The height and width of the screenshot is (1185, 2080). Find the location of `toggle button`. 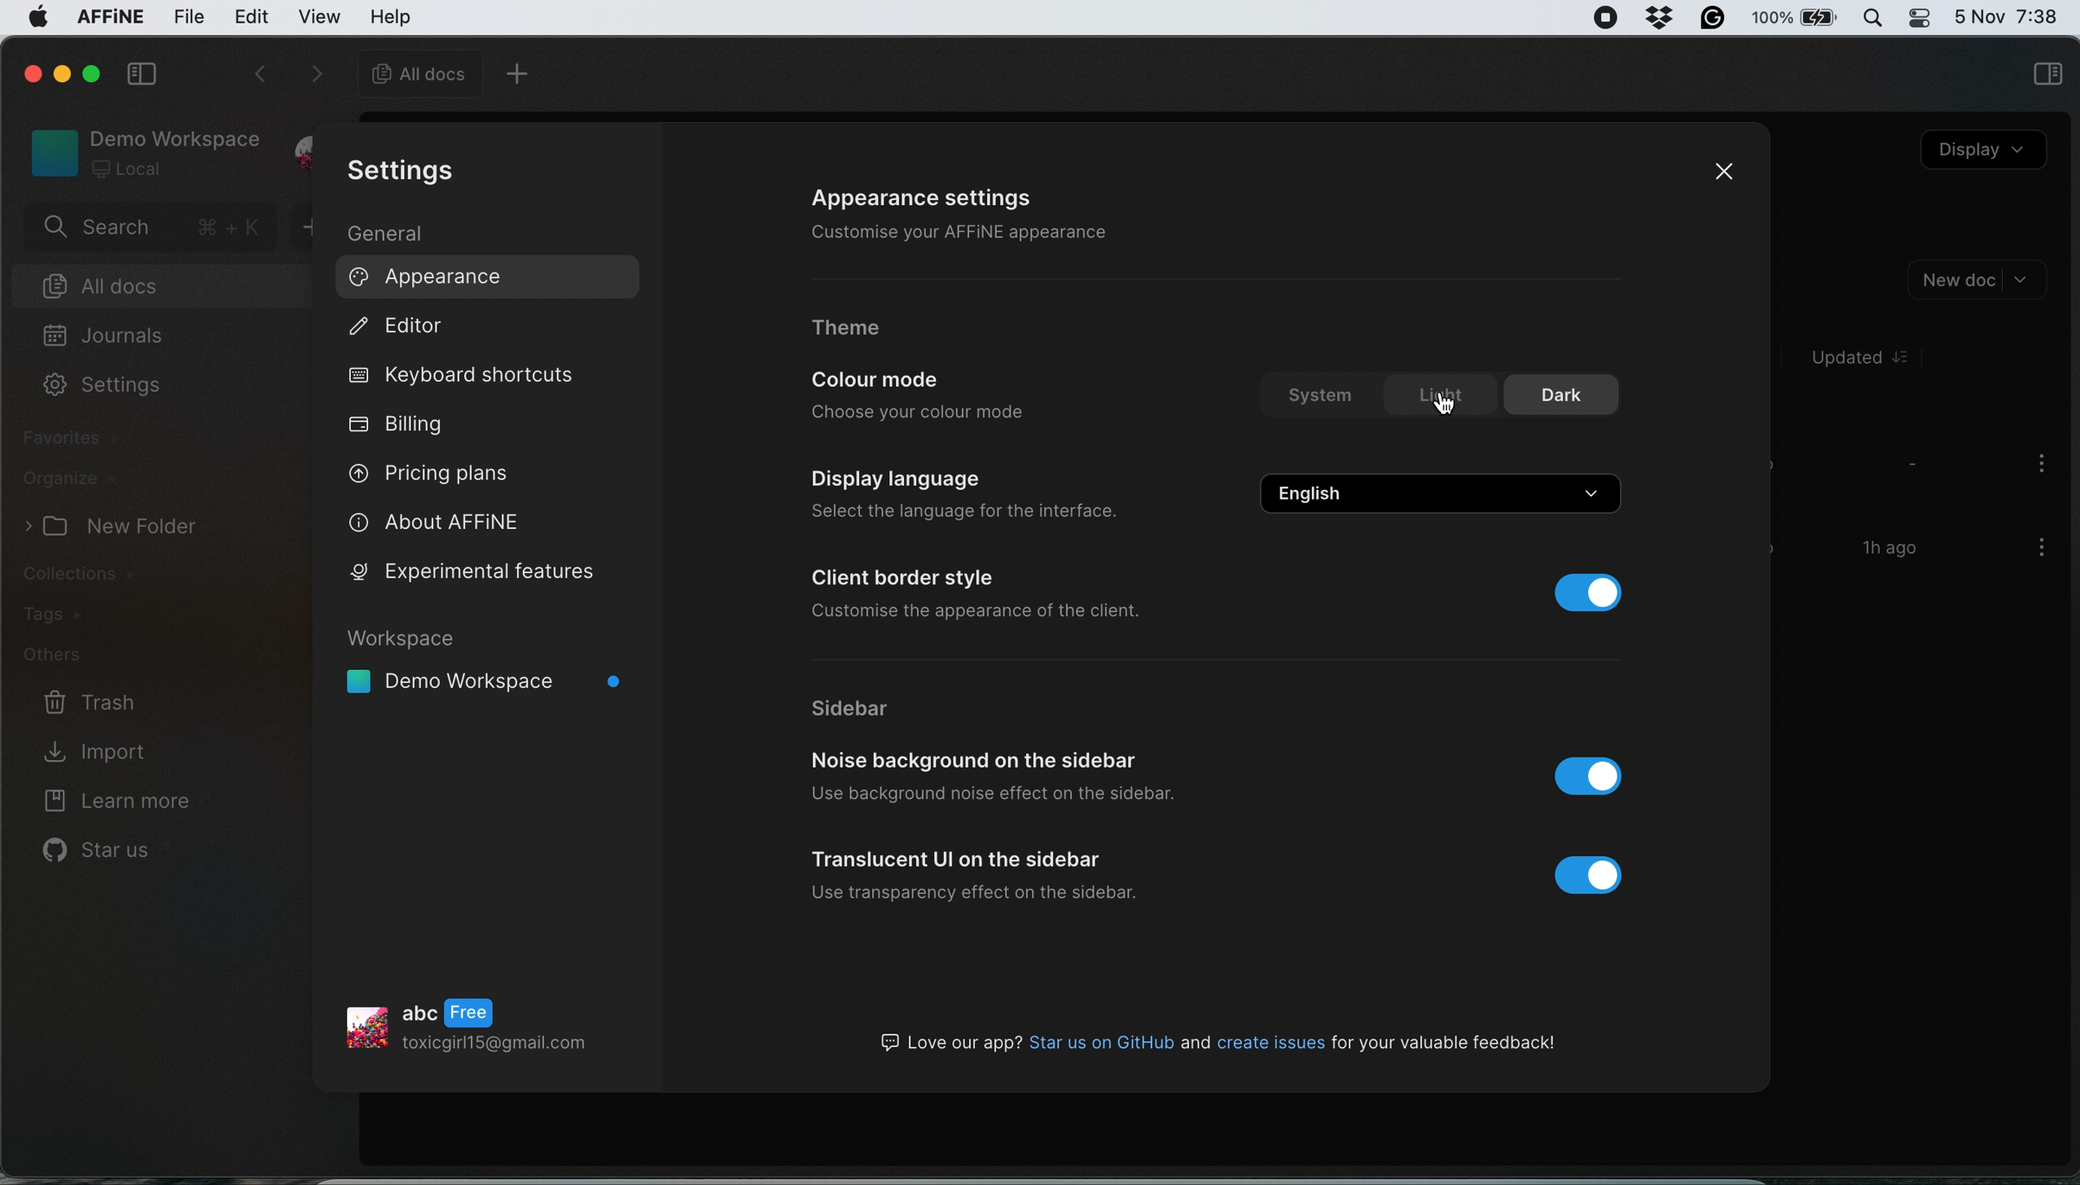

toggle button is located at coordinates (1595, 776).